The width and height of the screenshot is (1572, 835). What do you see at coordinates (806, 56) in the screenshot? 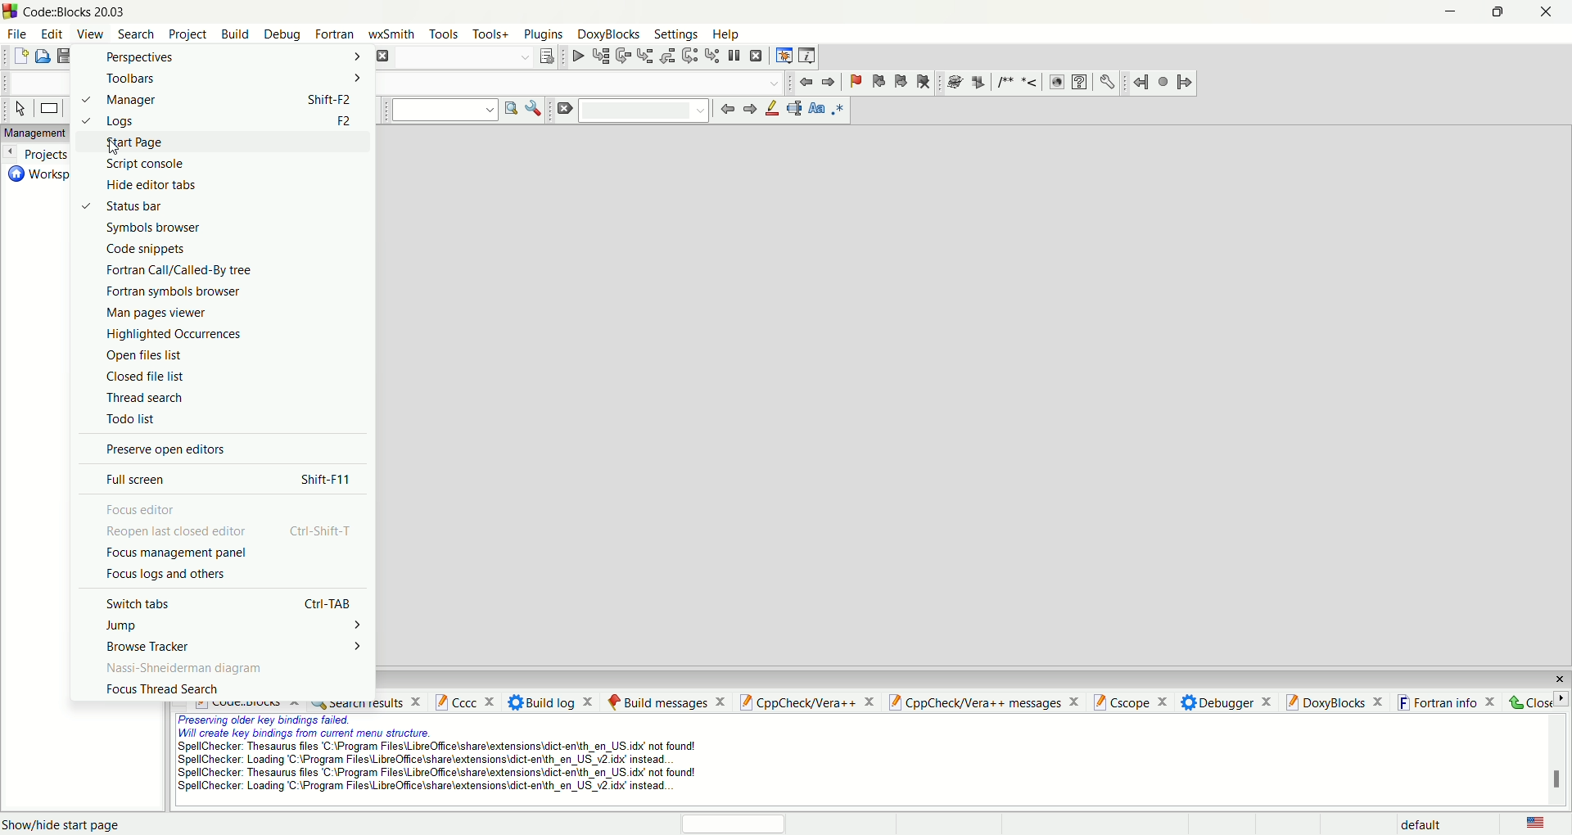
I see `various info` at bounding box center [806, 56].